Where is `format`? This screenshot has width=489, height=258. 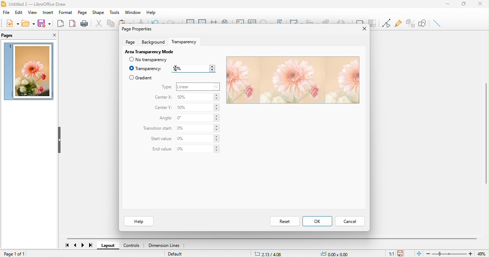 format is located at coordinates (66, 12).